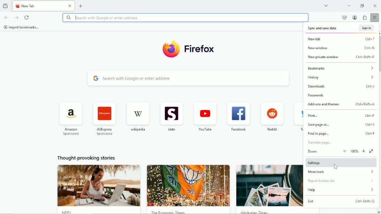 Image resolution: width=381 pixels, height=214 pixels. I want to click on import bookmarks, so click(22, 27).